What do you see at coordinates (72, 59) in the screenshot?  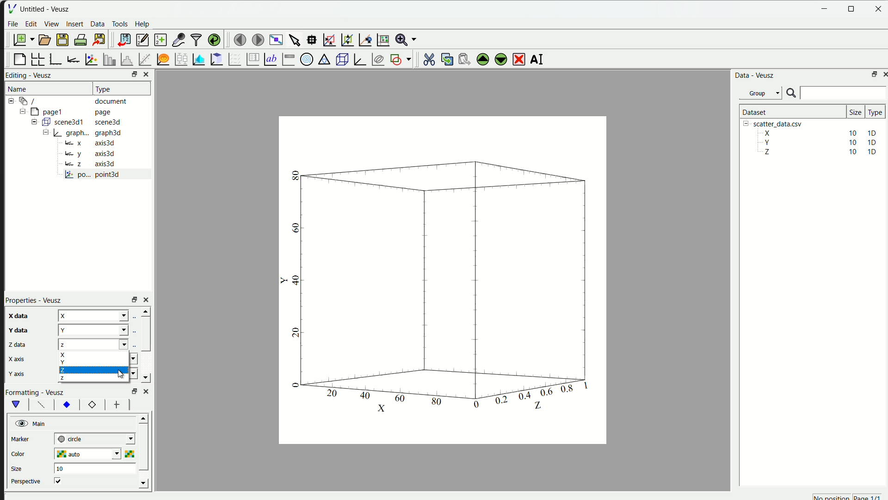 I see `add axis to plot` at bounding box center [72, 59].